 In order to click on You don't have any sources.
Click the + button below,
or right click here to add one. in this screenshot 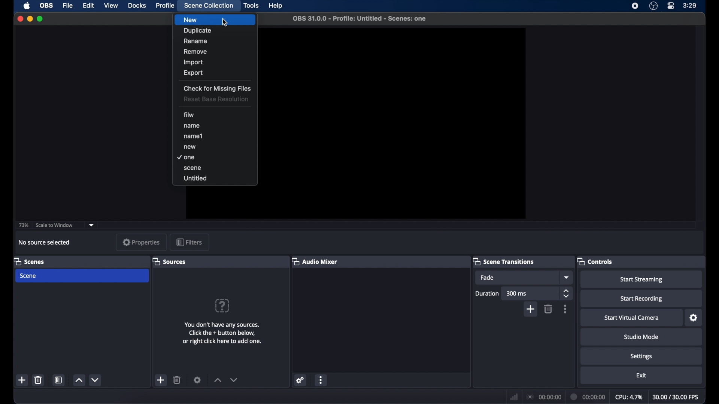, I will do `click(226, 336)`.